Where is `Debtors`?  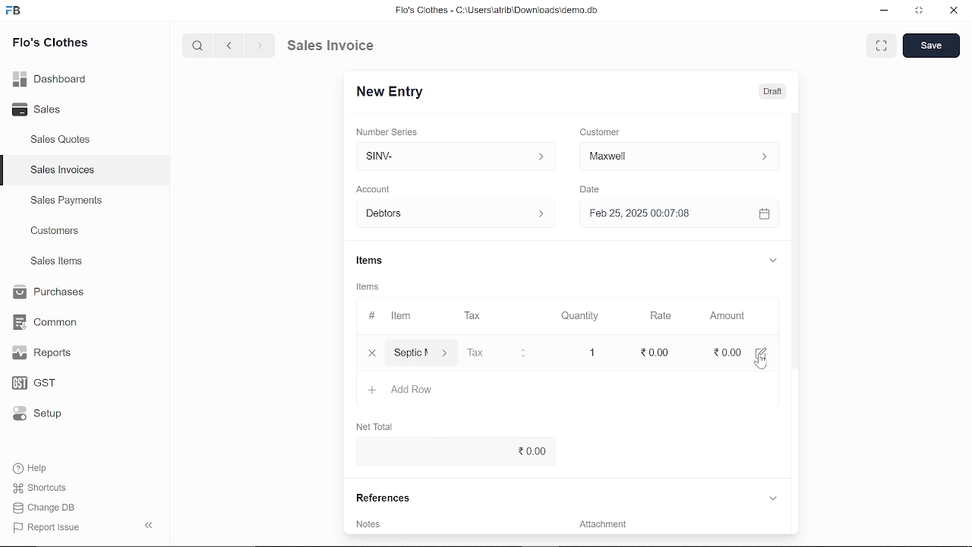
Debtors is located at coordinates (453, 213).